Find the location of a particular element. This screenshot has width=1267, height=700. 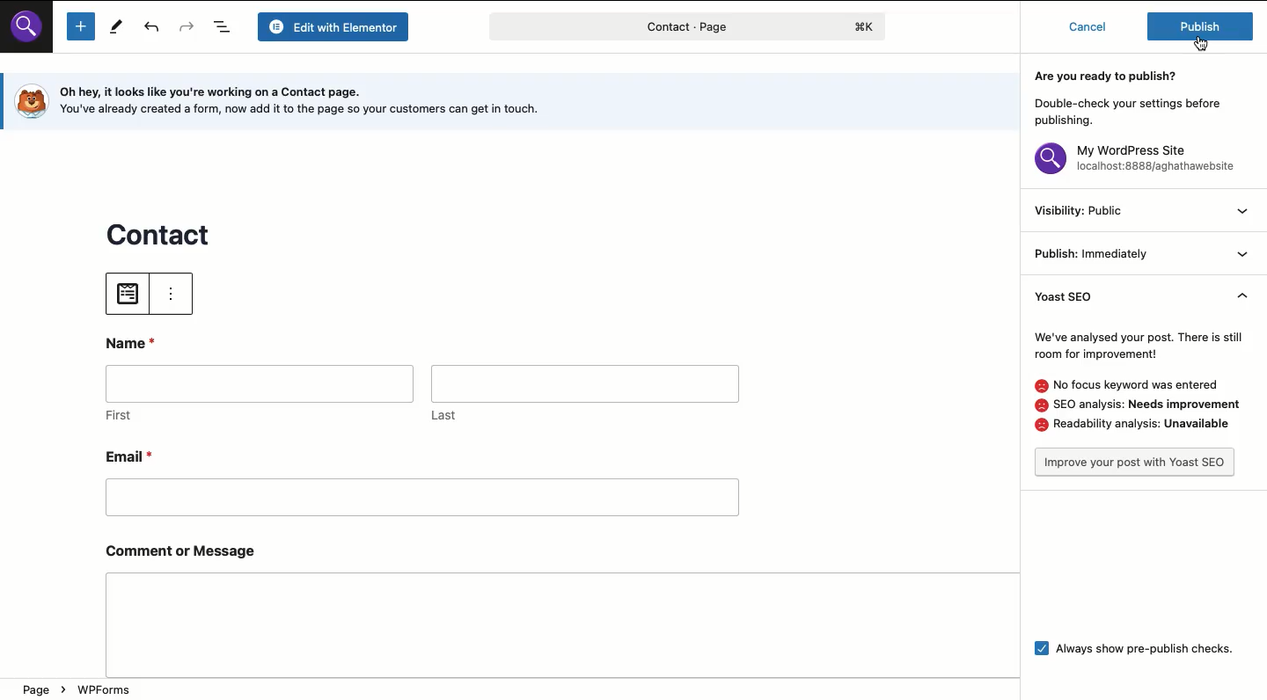

Page > WPForms is located at coordinates (79, 690).